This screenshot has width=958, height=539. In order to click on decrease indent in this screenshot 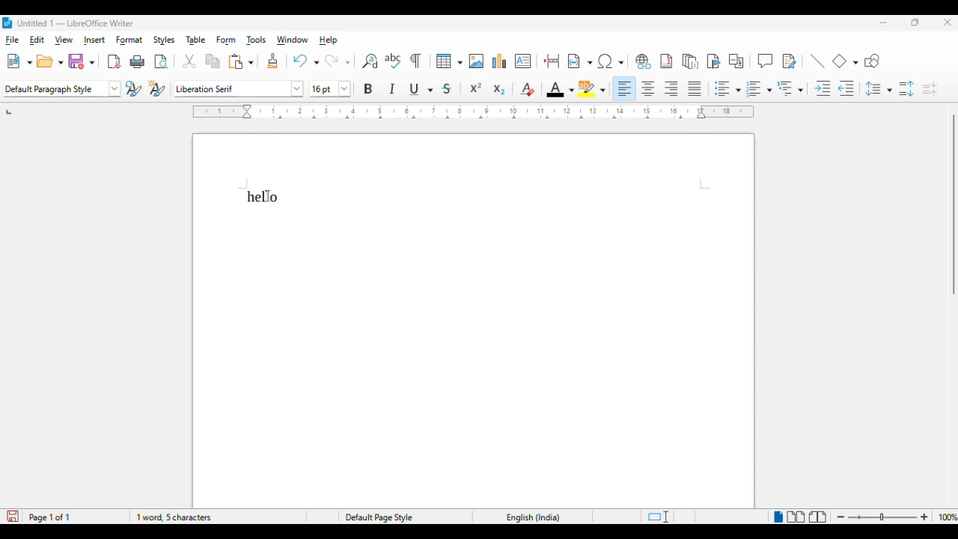, I will do `click(847, 89)`.